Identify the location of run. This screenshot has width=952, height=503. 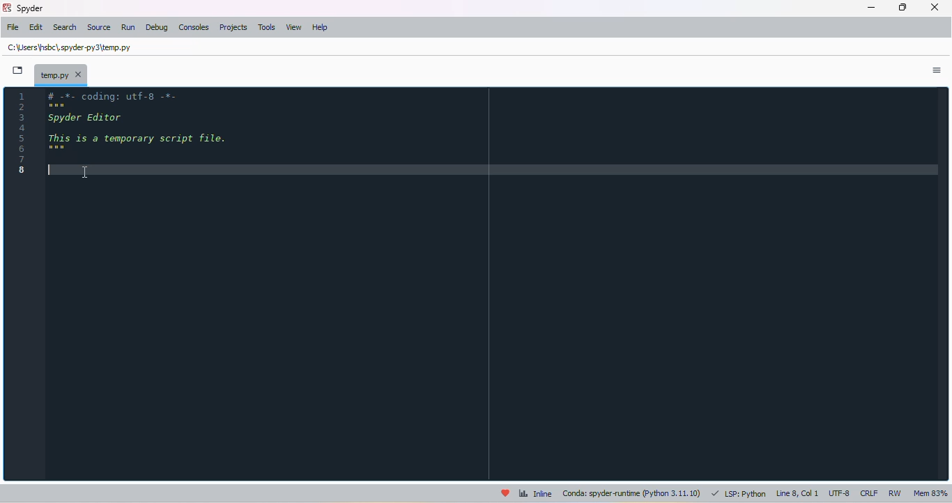
(128, 27).